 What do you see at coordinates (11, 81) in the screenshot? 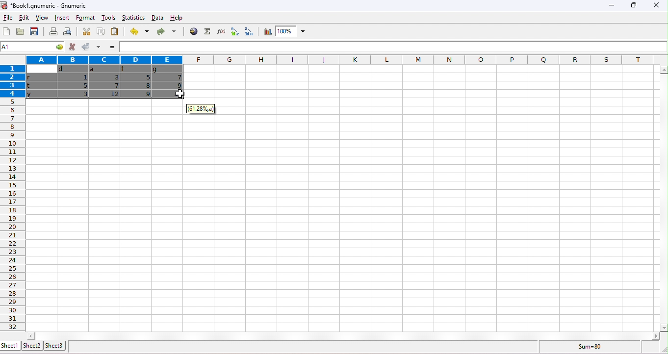
I see `rows` at bounding box center [11, 81].